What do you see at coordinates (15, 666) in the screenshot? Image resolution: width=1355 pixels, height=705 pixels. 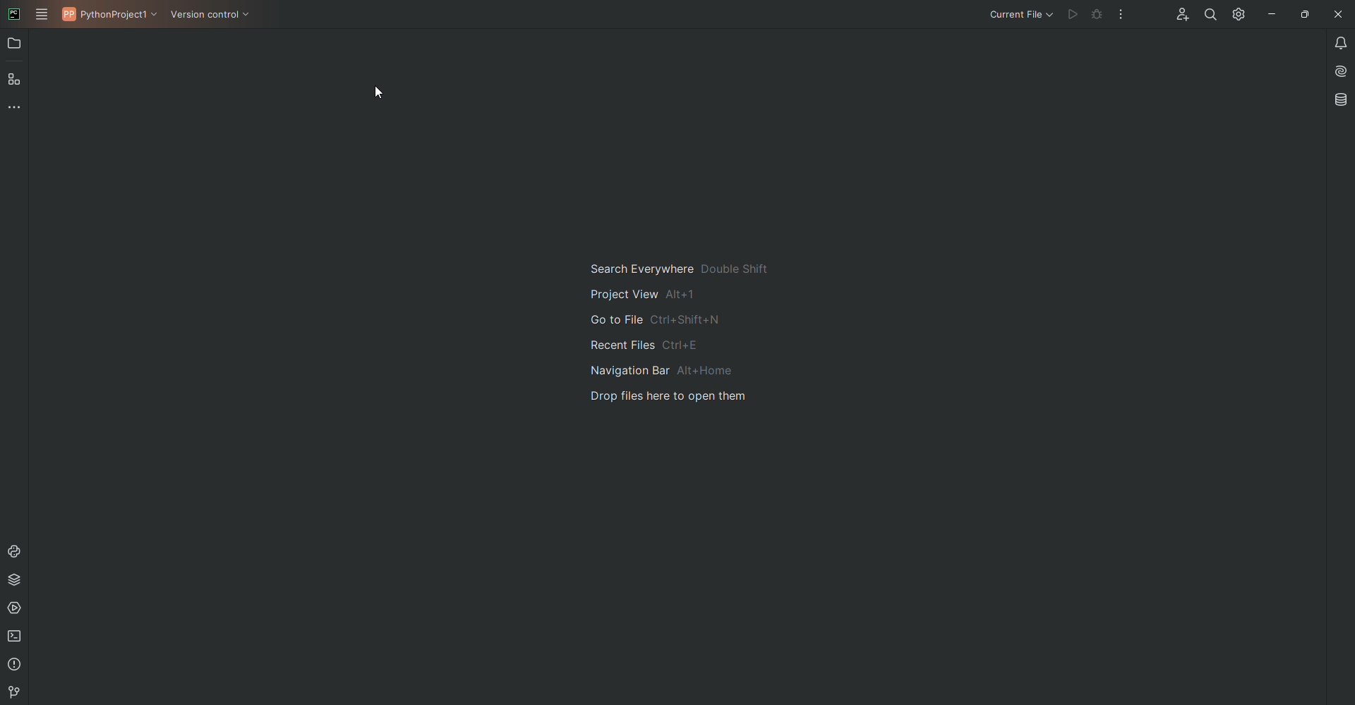 I see `Problems` at bounding box center [15, 666].